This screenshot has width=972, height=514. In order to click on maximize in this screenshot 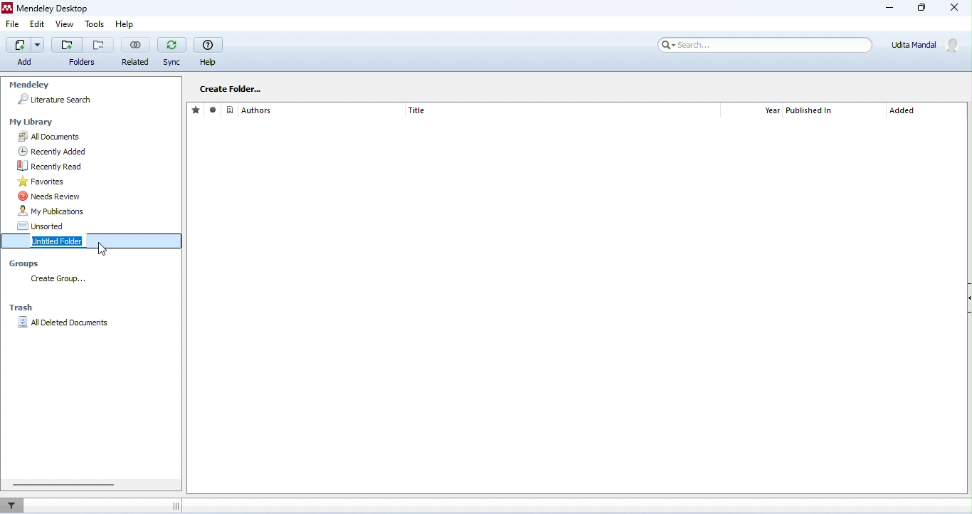, I will do `click(920, 8)`.